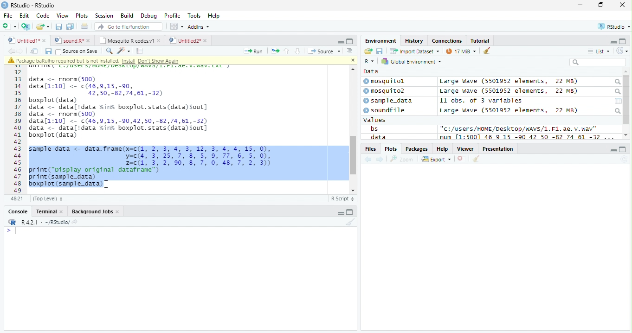  What do you see at coordinates (380, 160) in the screenshot?
I see `go forward` at bounding box center [380, 160].